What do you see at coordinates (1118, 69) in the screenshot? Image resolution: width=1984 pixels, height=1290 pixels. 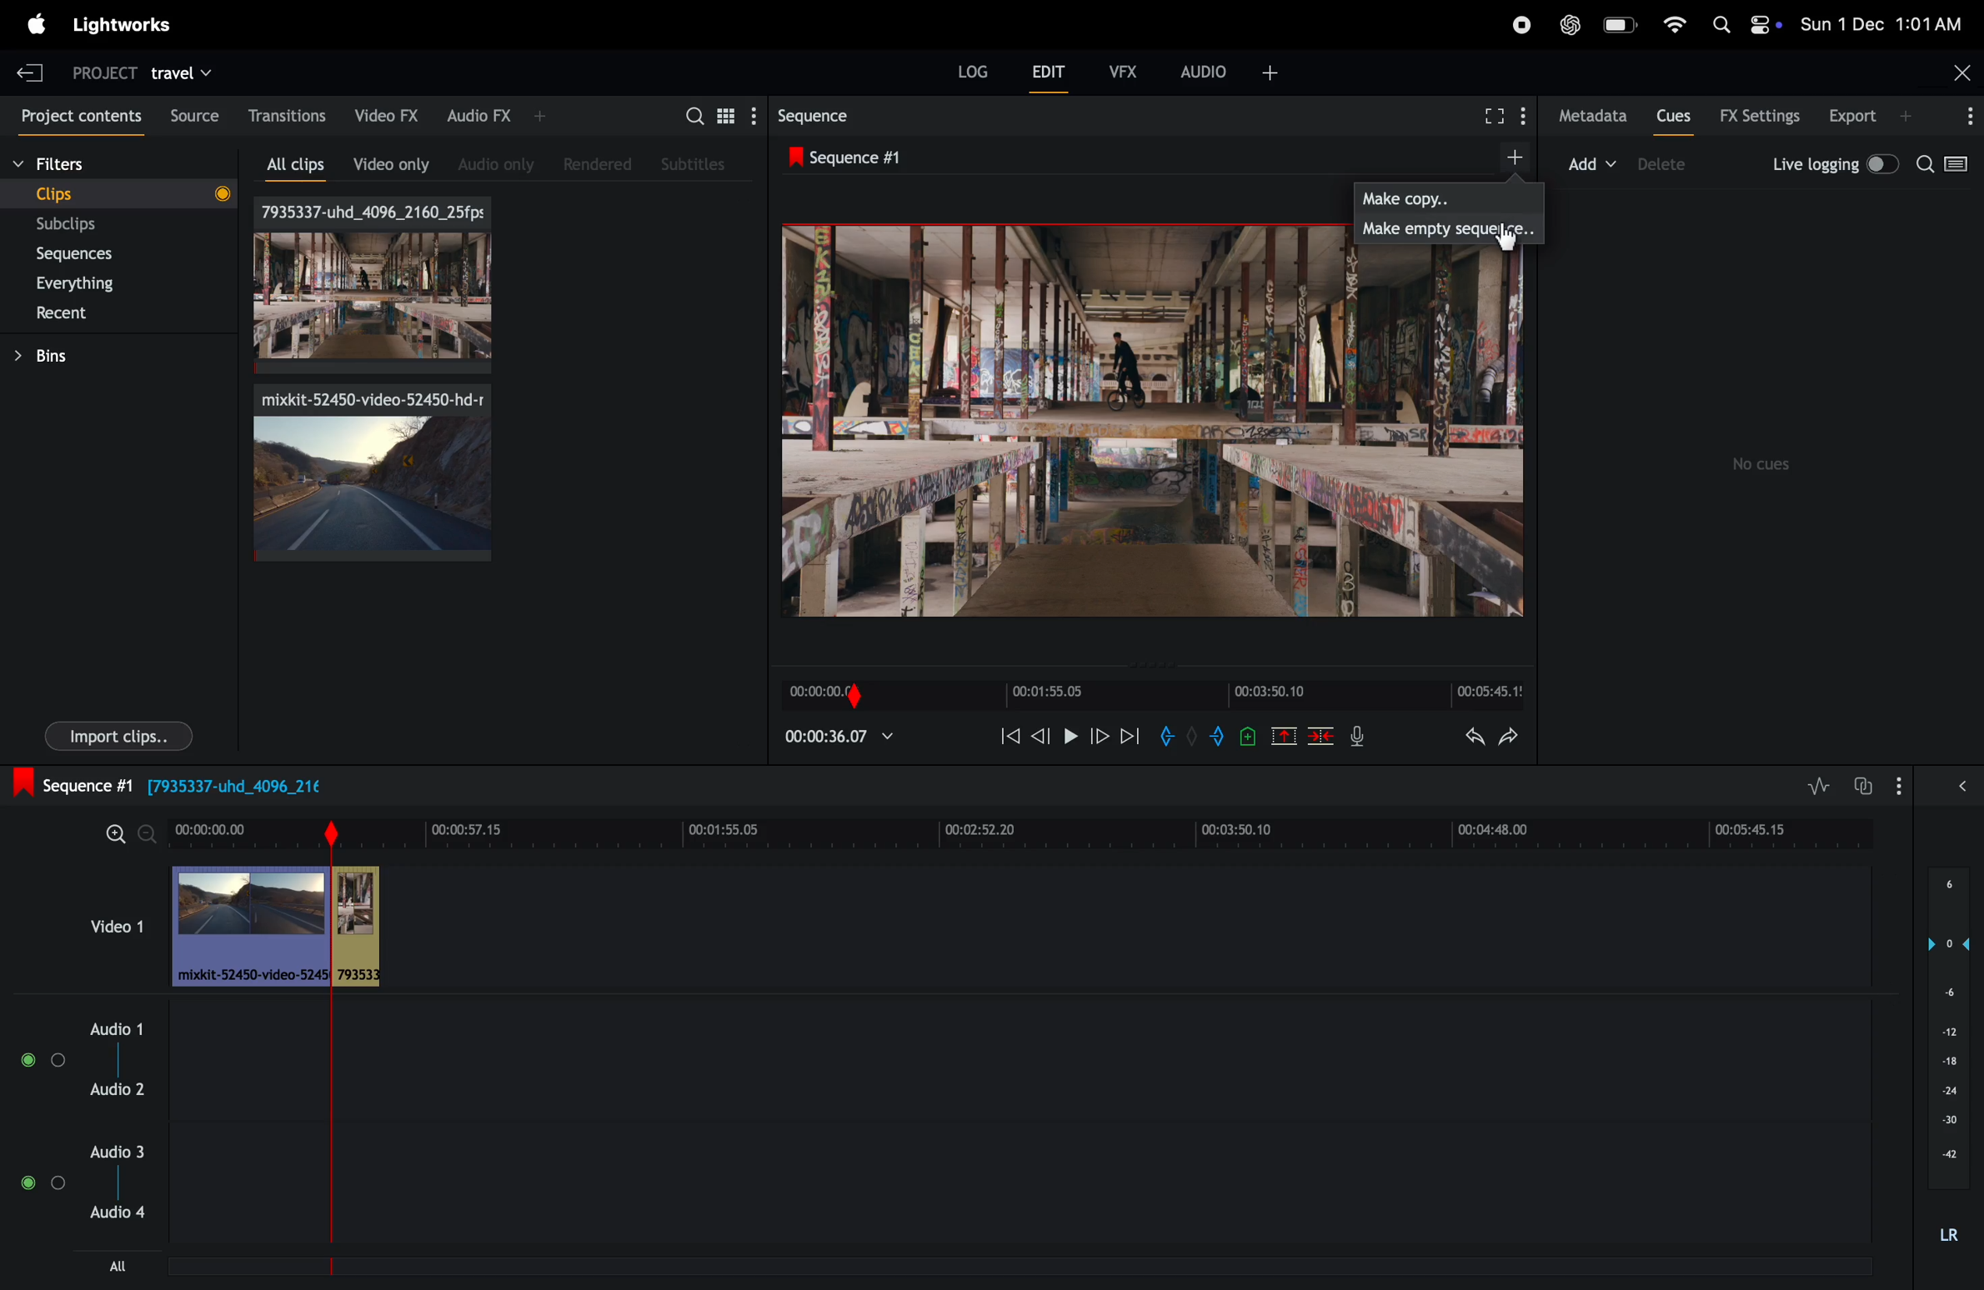 I see `vfx` at bounding box center [1118, 69].